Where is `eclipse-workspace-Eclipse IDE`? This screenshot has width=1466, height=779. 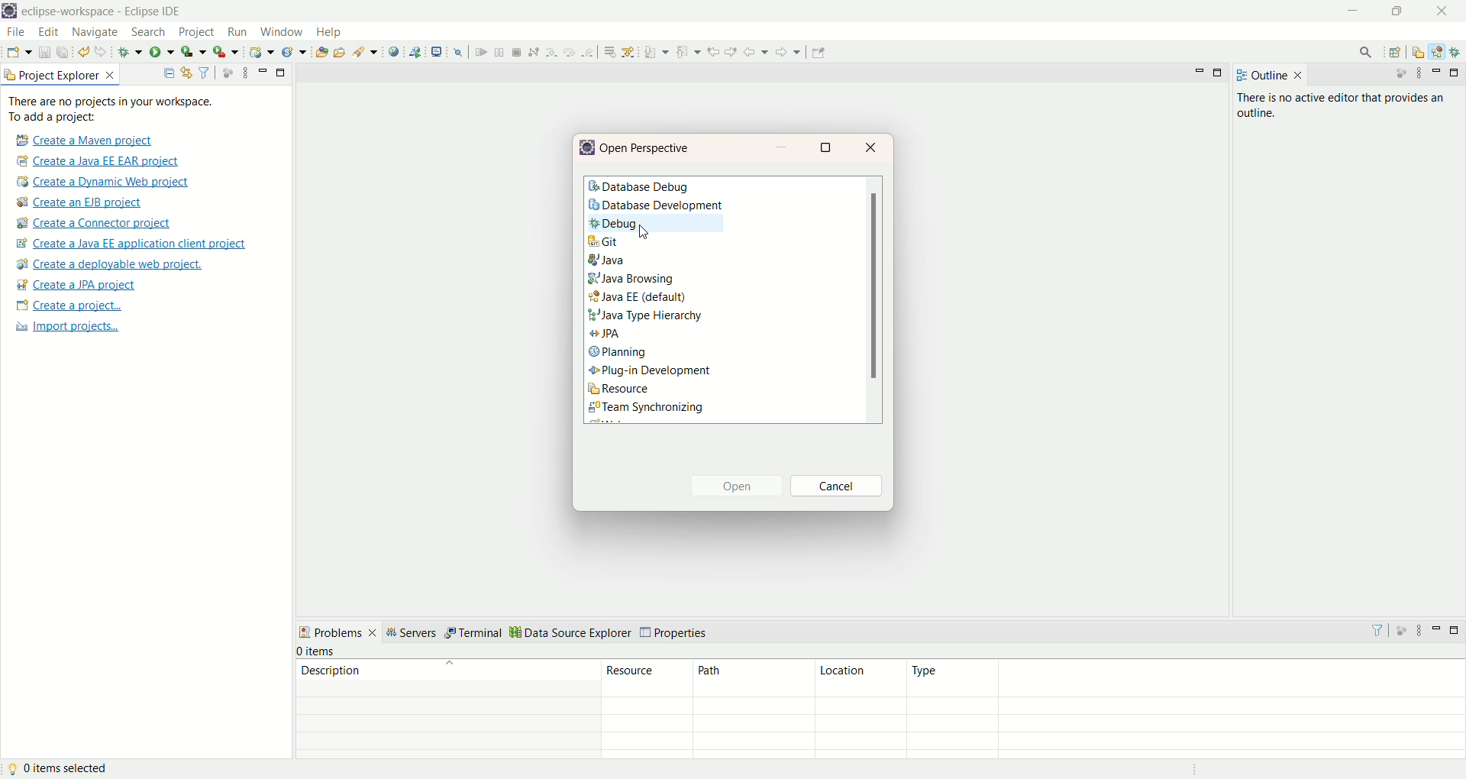
eclipse-workspace-Eclipse IDE is located at coordinates (104, 13).